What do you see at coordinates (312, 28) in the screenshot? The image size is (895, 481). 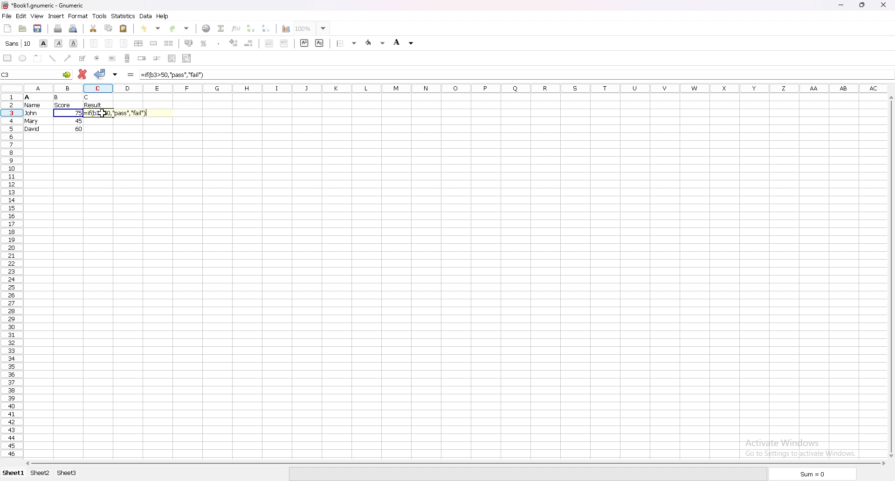 I see `zoom` at bounding box center [312, 28].